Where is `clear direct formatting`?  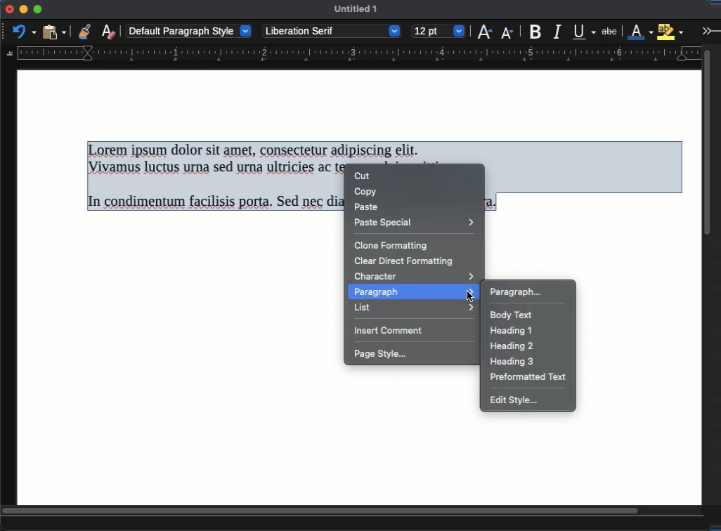 clear direct formatting is located at coordinates (404, 261).